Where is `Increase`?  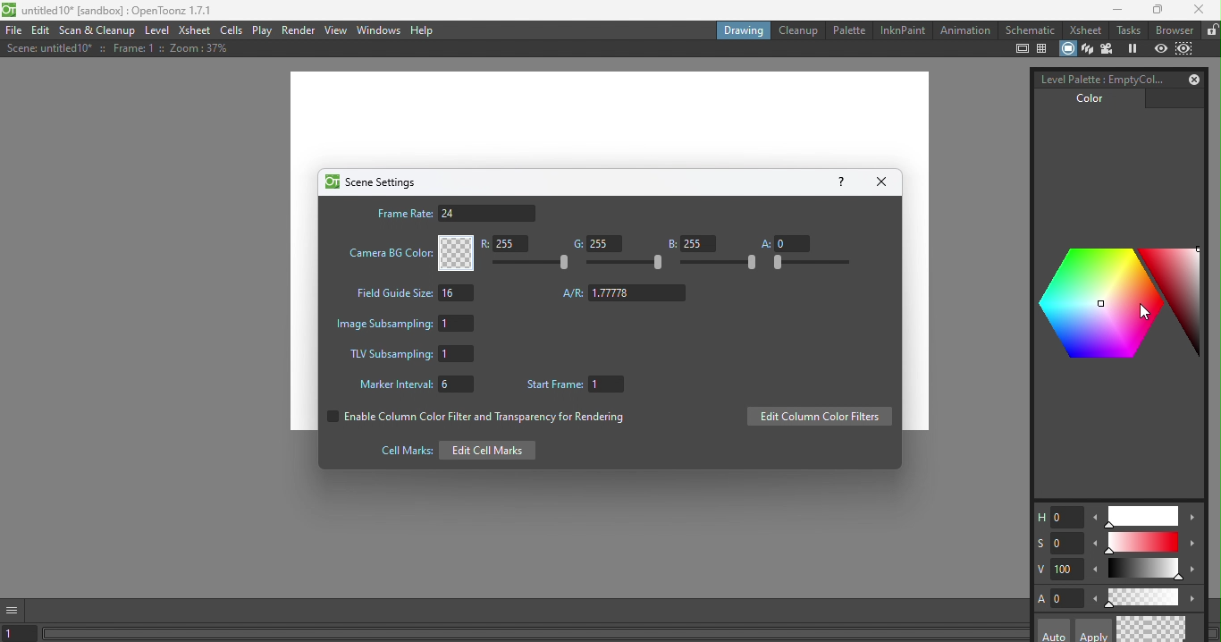 Increase is located at coordinates (1195, 599).